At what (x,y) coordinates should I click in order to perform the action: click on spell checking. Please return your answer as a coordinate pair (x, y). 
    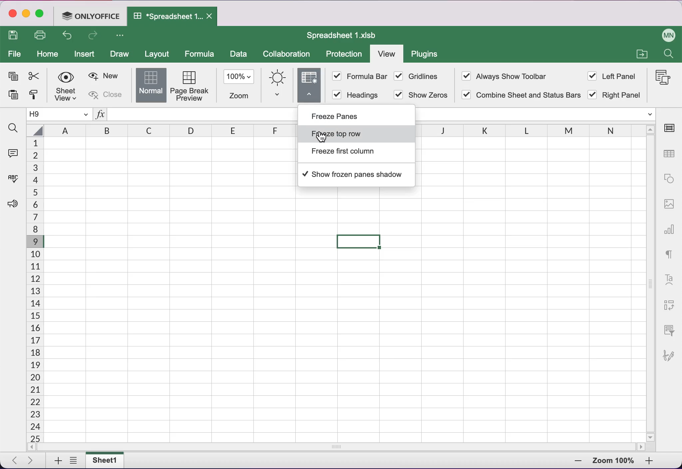
    Looking at the image, I should click on (15, 177).